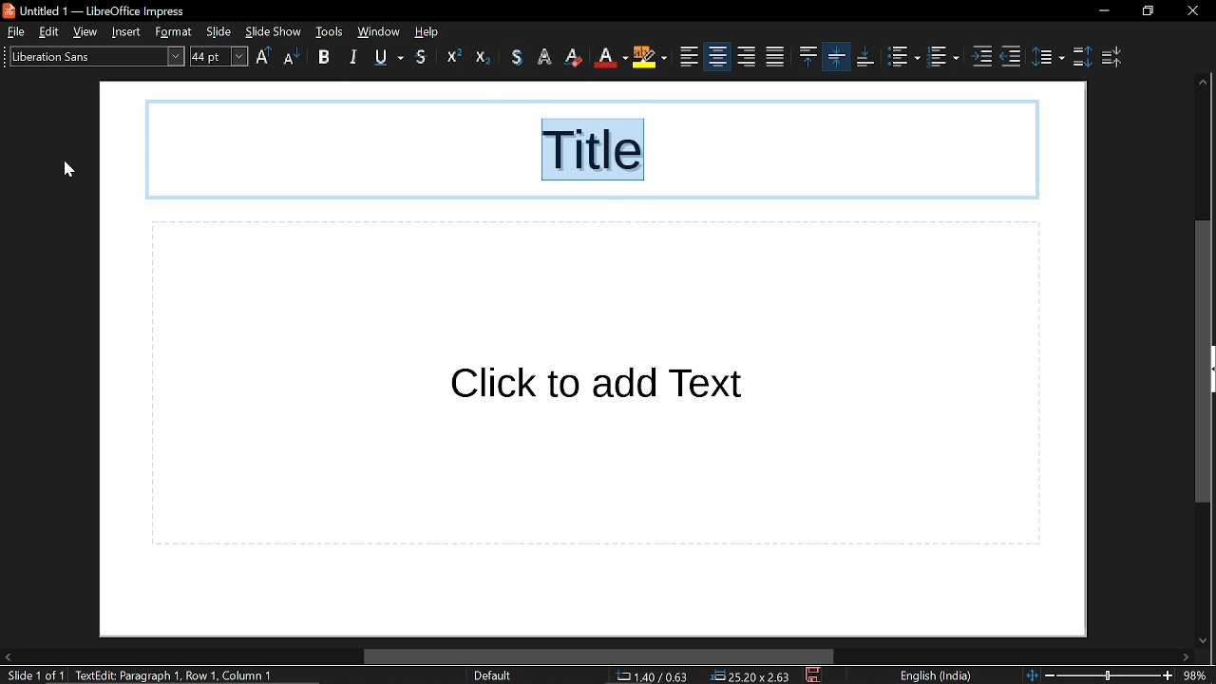 The image size is (1216, 684). Describe the element at coordinates (773, 57) in the screenshot. I see `align top` at that location.